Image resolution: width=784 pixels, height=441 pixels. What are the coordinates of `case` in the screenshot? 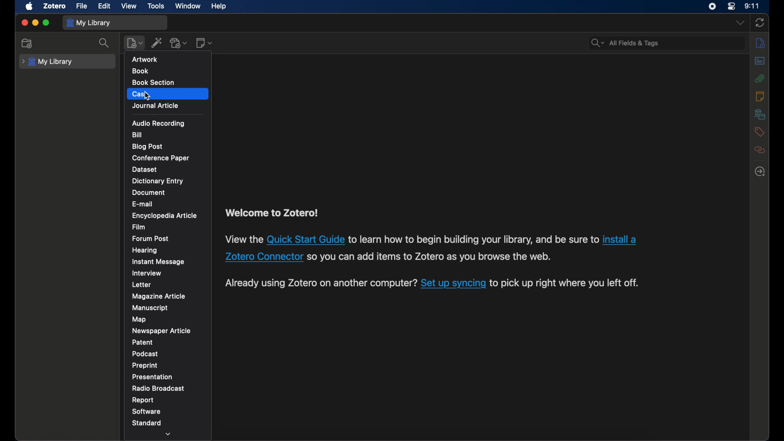 It's located at (140, 94).